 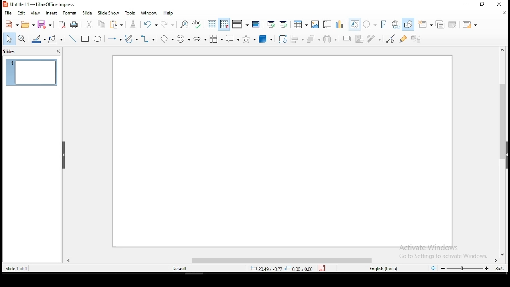 What do you see at coordinates (322, 267) in the screenshot?
I see `save` at bounding box center [322, 267].